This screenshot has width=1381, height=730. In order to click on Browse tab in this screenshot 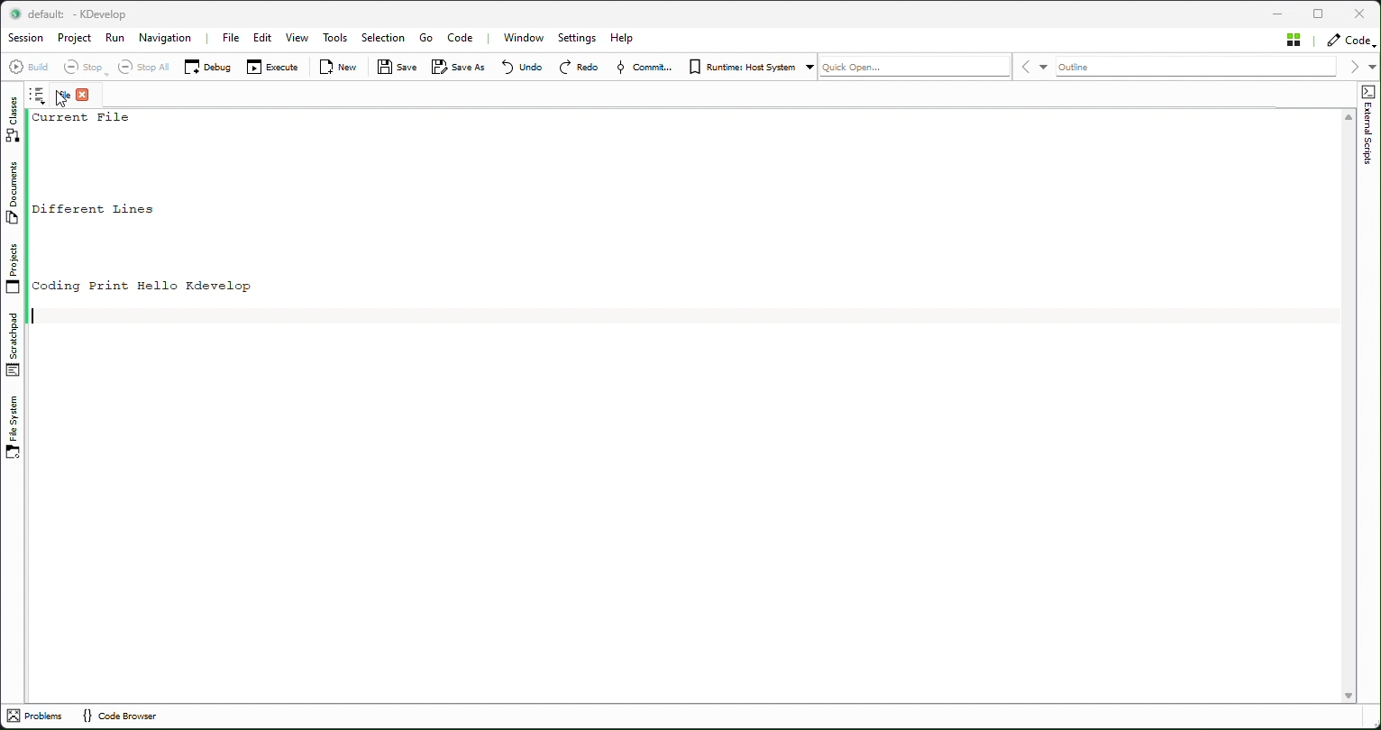, I will do `click(37, 95)`.